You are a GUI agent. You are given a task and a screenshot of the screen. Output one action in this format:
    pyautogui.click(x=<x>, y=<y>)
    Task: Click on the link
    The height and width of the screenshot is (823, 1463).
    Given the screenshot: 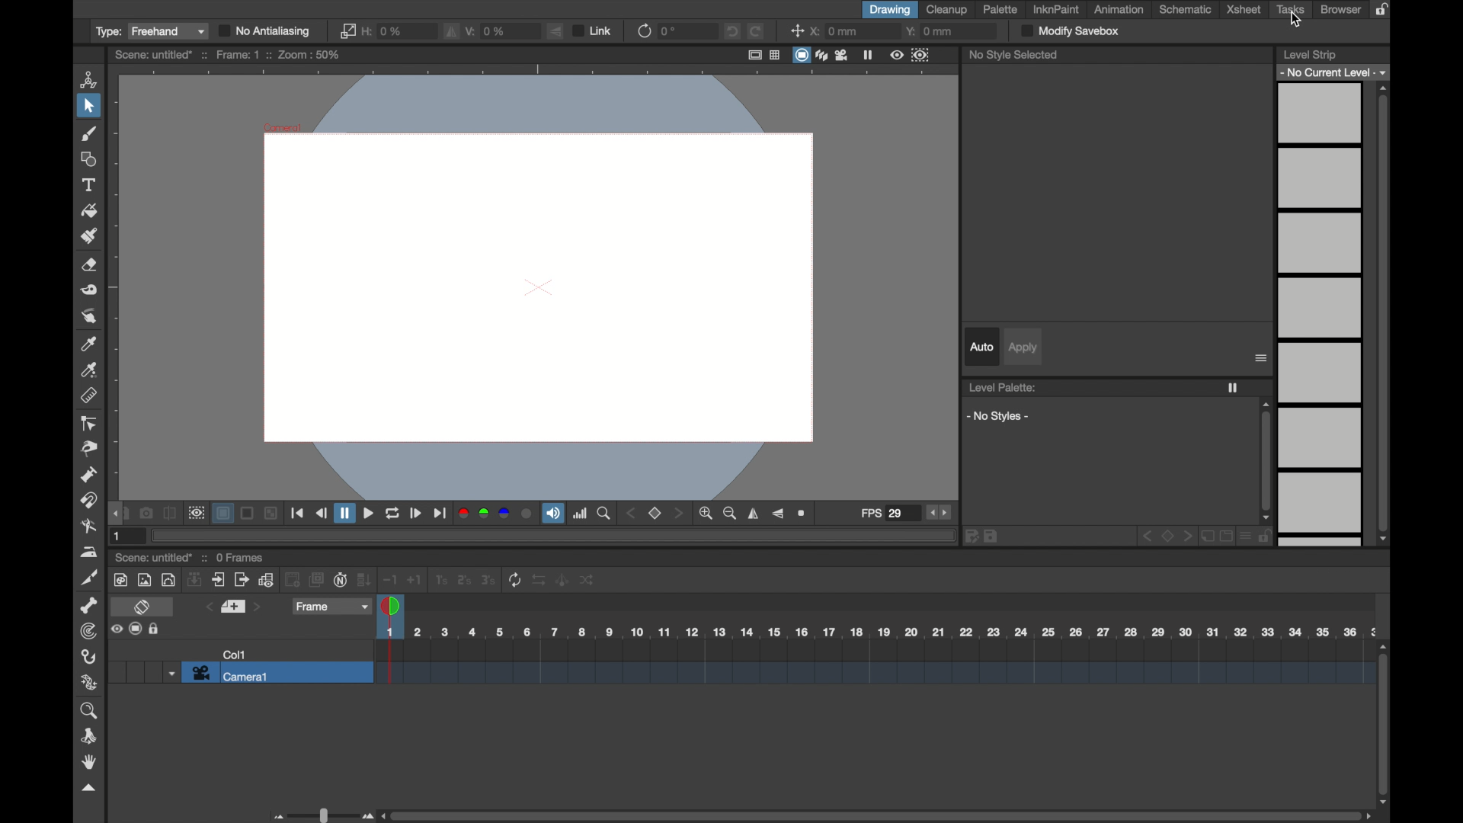 What is the action you would take?
    pyautogui.click(x=594, y=30)
    